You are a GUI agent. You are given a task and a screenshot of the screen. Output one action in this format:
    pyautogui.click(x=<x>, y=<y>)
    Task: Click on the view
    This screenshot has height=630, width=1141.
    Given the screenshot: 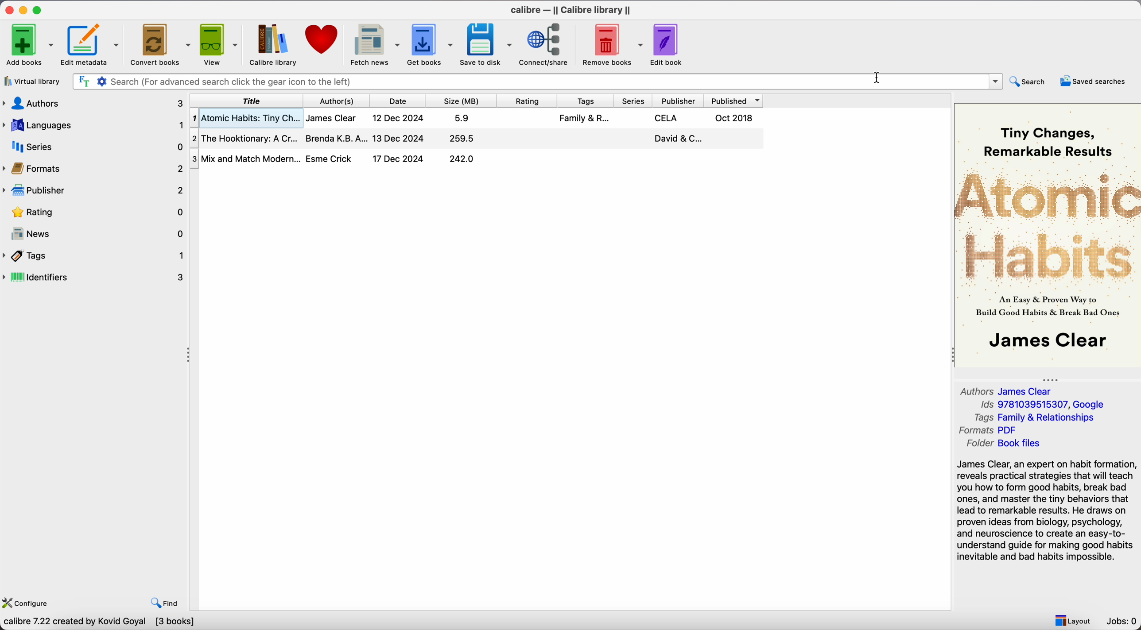 What is the action you would take?
    pyautogui.click(x=218, y=44)
    